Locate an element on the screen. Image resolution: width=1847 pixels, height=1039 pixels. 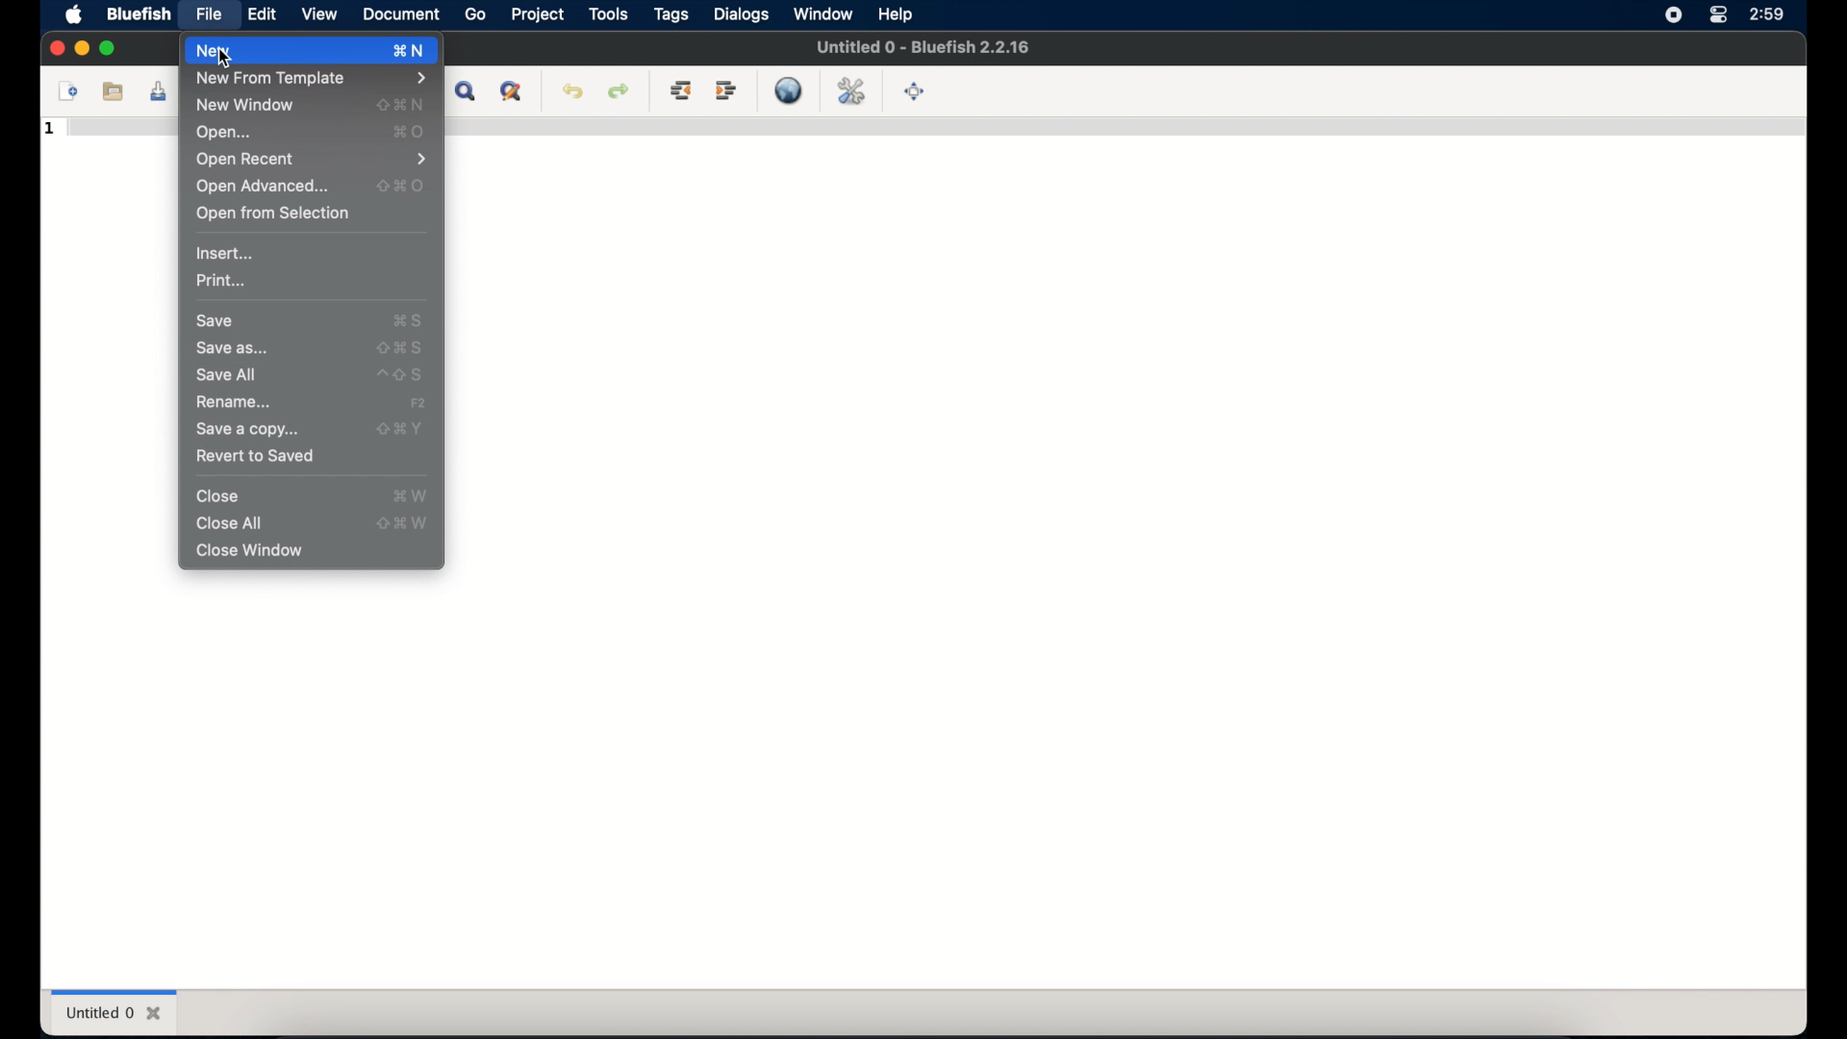
open advanced shortcut is located at coordinates (401, 185).